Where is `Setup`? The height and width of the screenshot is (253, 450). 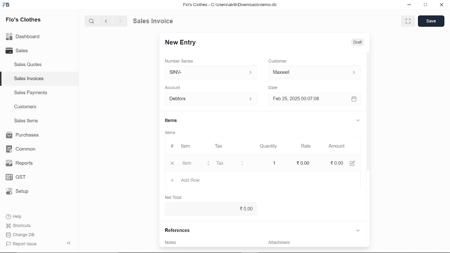 Setup is located at coordinates (19, 191).